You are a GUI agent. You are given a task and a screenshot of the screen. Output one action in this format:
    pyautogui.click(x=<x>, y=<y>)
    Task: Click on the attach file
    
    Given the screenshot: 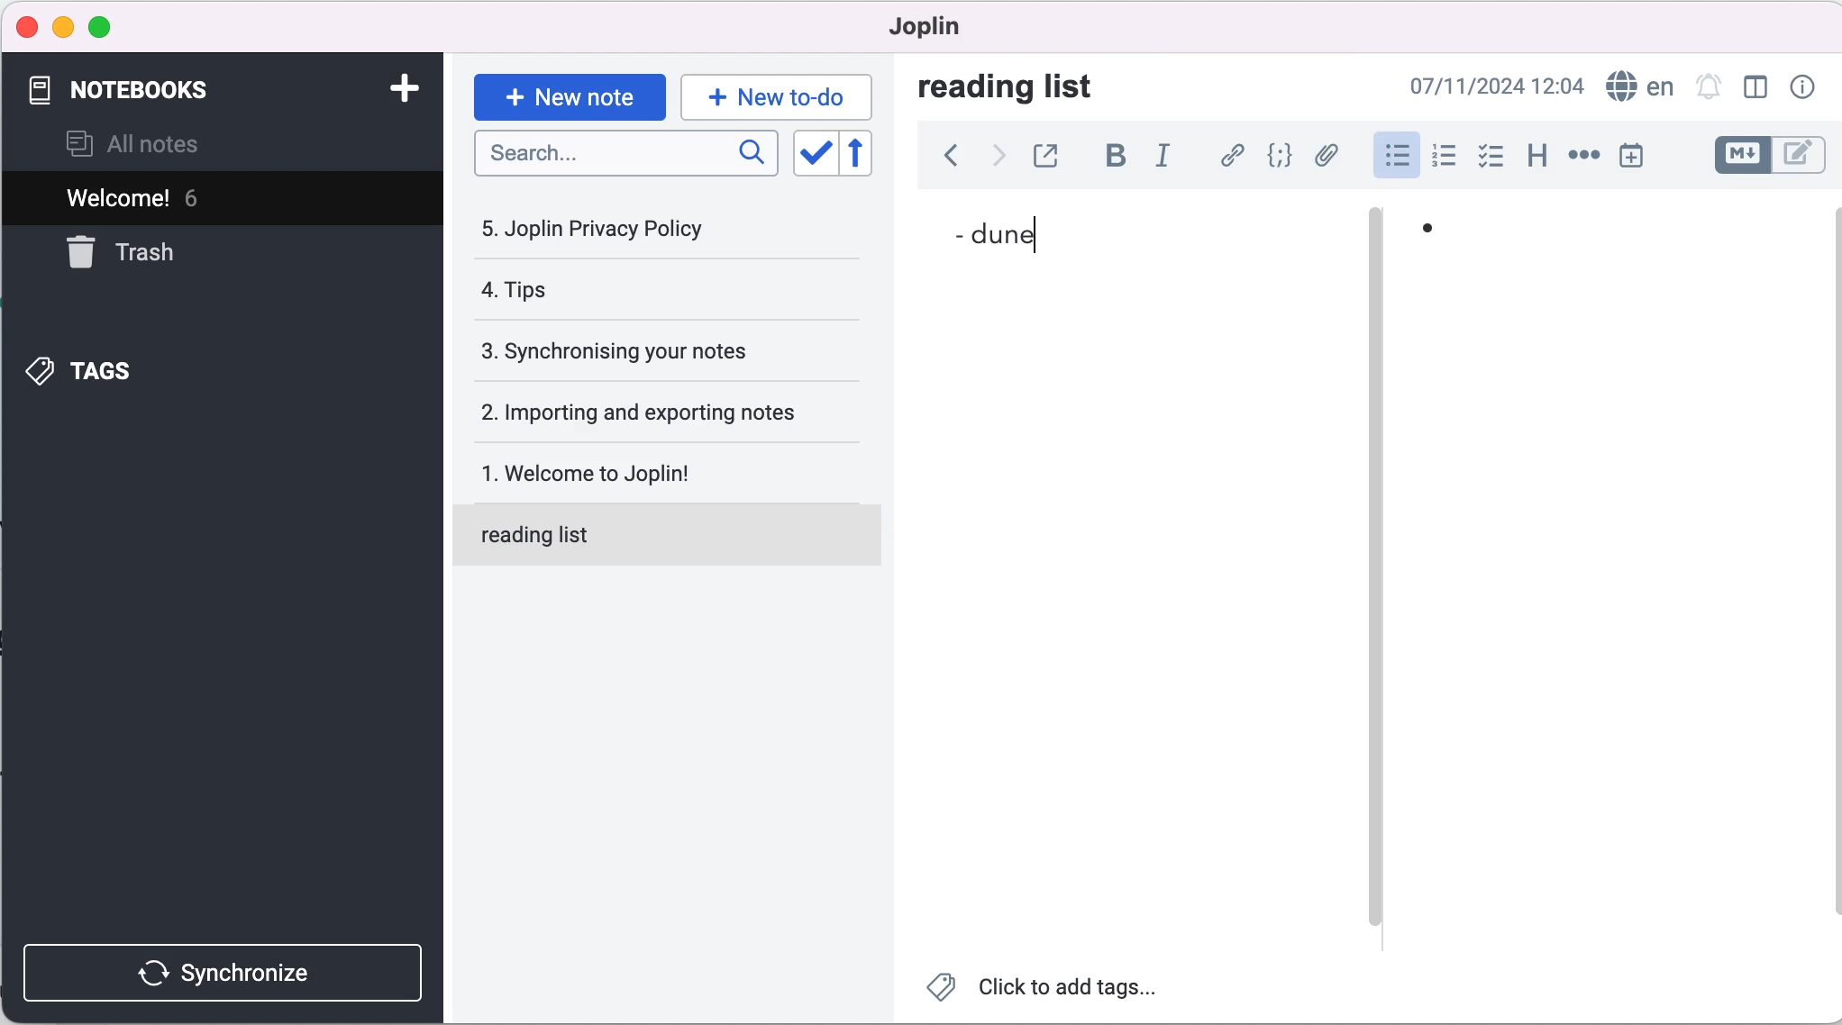 What is the action you would take?
    pyautogui.click(x=1328, y=158)
    